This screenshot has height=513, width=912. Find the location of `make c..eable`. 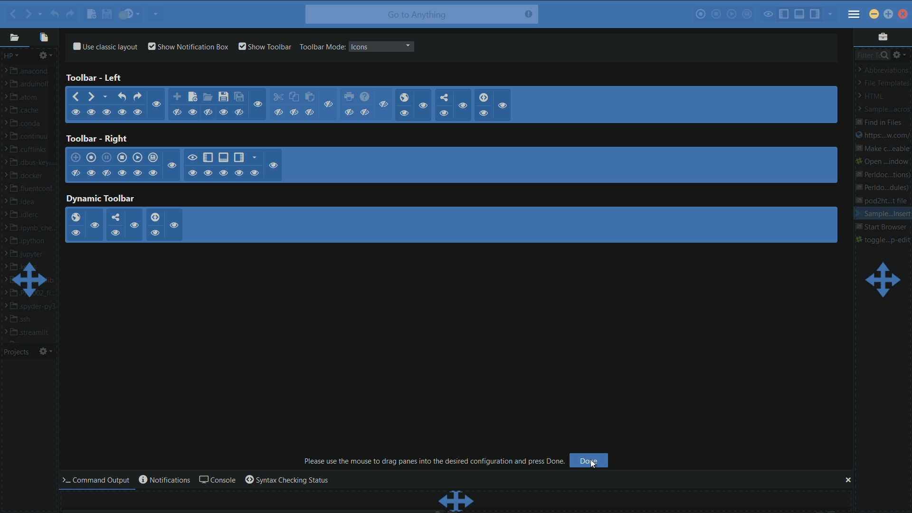

make c..eable is located at coordinates (881, 150).